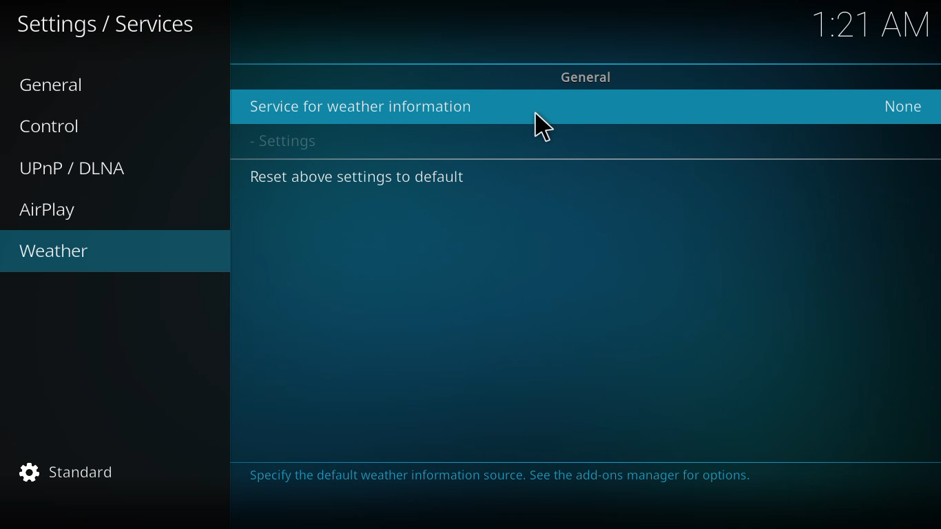 Image resolution: width=941 pixels, height=529 pixels. Describe the element at coordinates (57, 85) in the screenshot. I see `general` at that location.